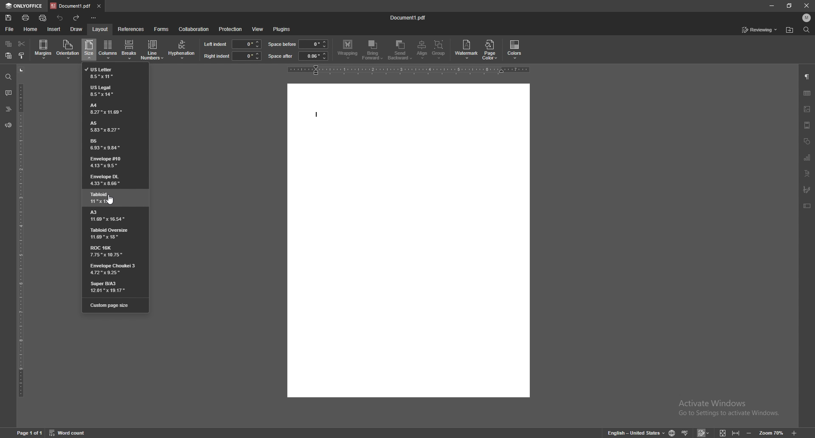 This screenshot has height=438, width=815. What do you see at coordinates (68, 49) in the screenshot?
I see `orientation` at bounding box center [68, 49].